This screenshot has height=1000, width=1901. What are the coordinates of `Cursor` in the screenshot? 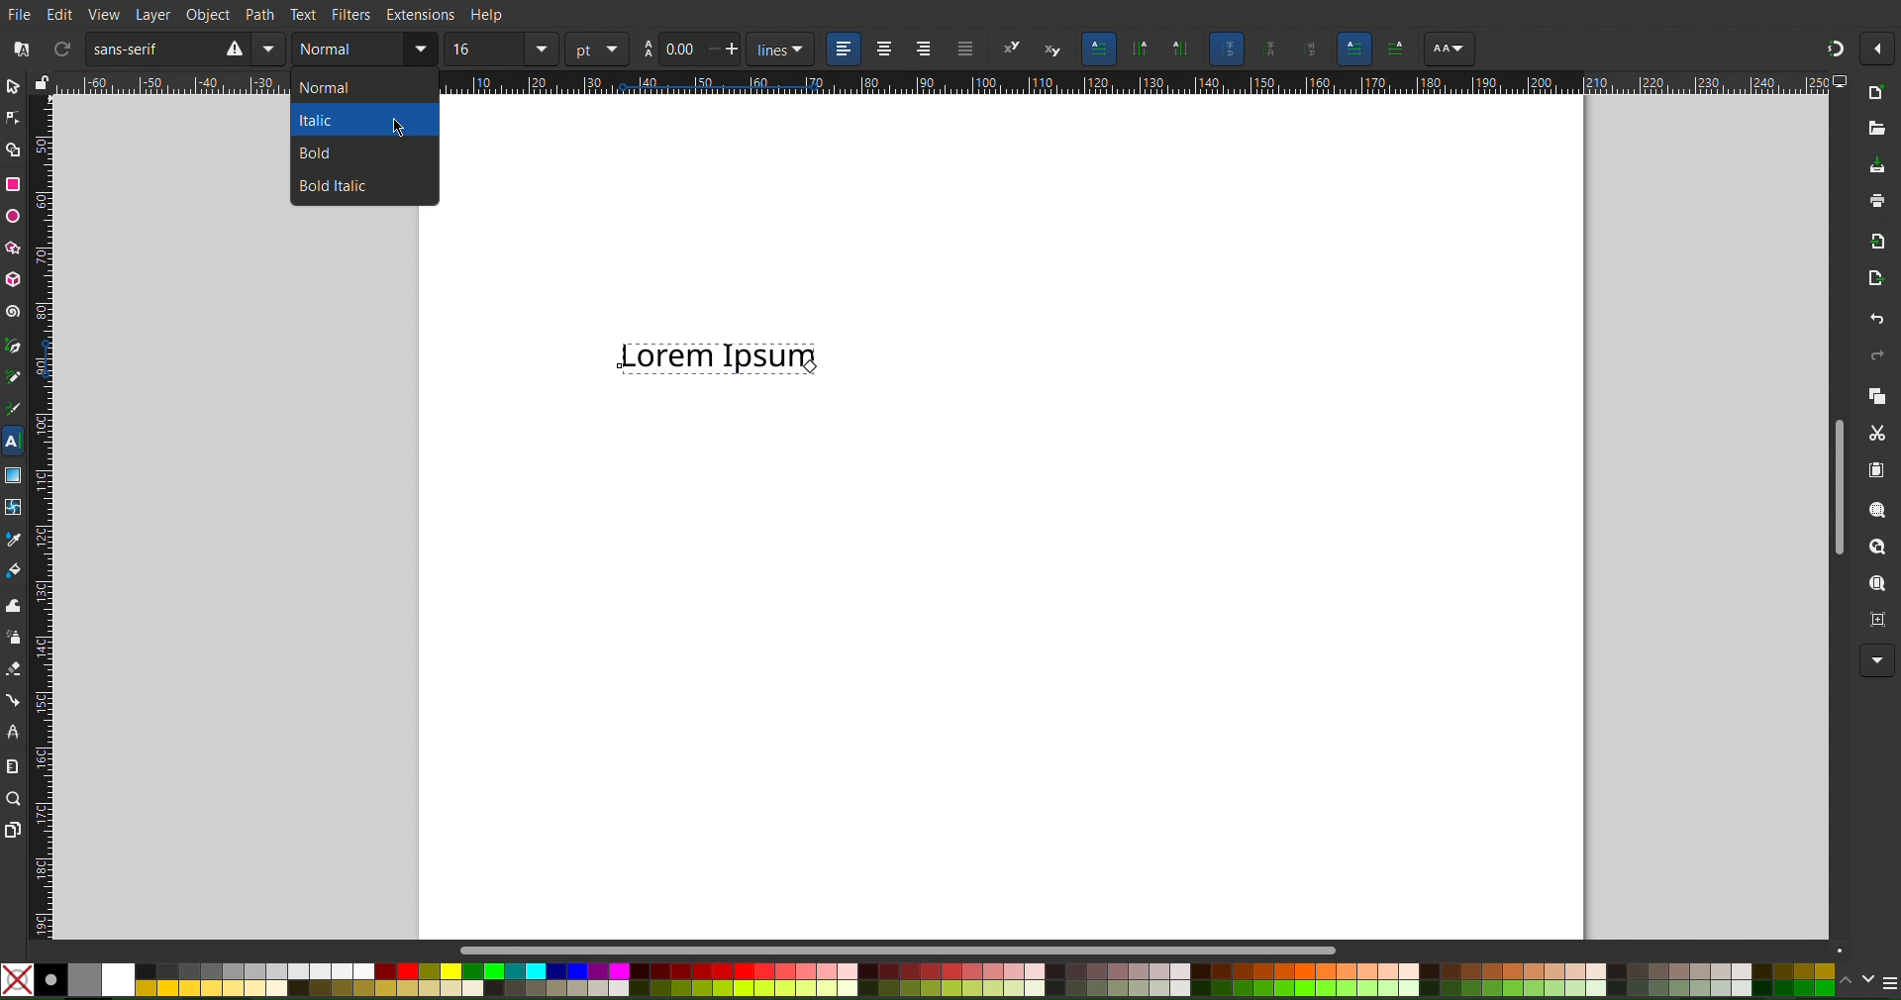 It's located at (404, 127).